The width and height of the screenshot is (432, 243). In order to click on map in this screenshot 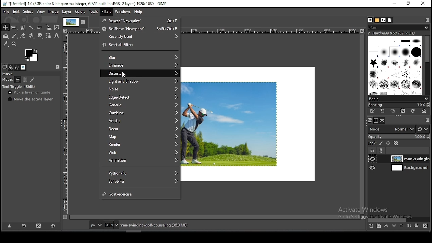, I will do `click(140, 137)`.